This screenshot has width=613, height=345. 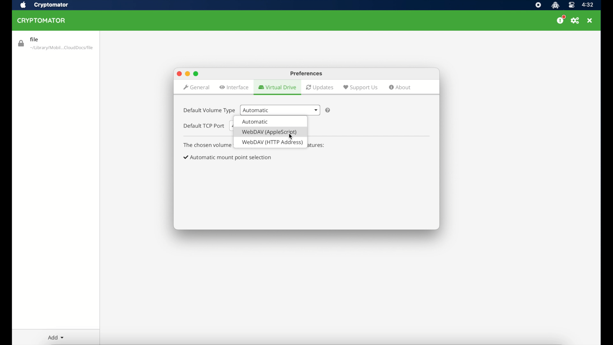 I want to click on close, so click(x=179, y=74).